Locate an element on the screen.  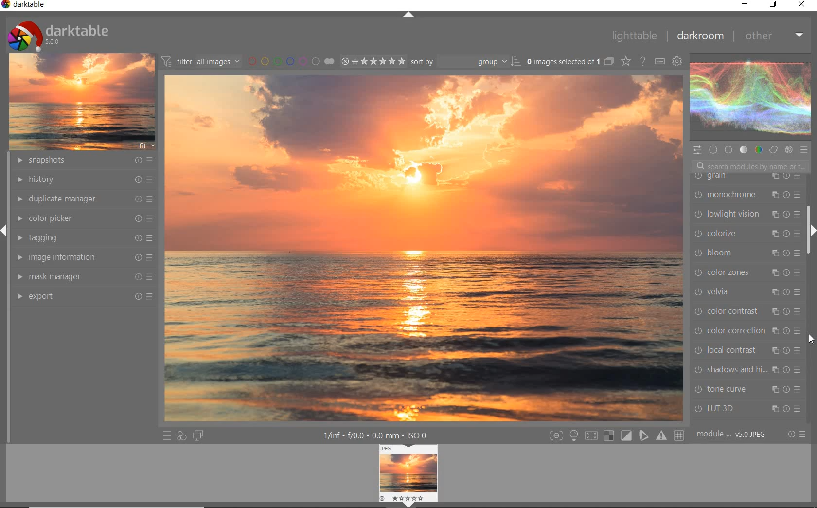
SNAPSHOTS is located at coordinates (84, 161).